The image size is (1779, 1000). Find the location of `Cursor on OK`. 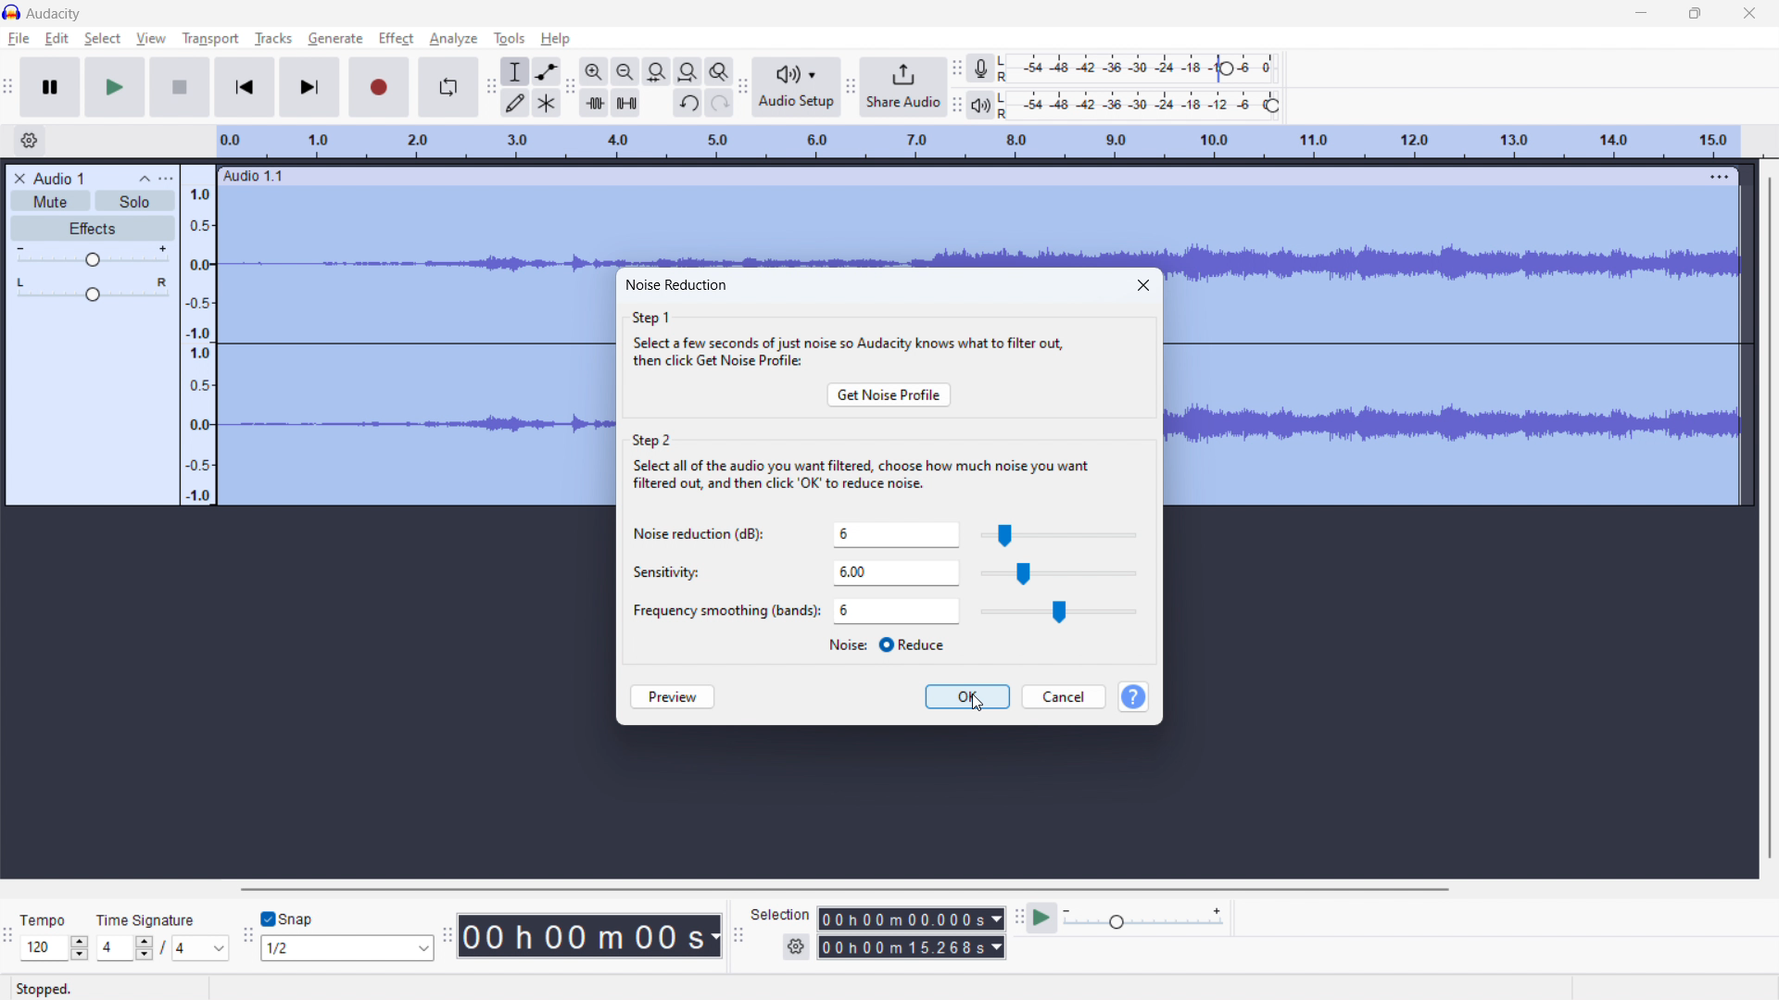

Cursor on OK is located at coordinates (978, 703).